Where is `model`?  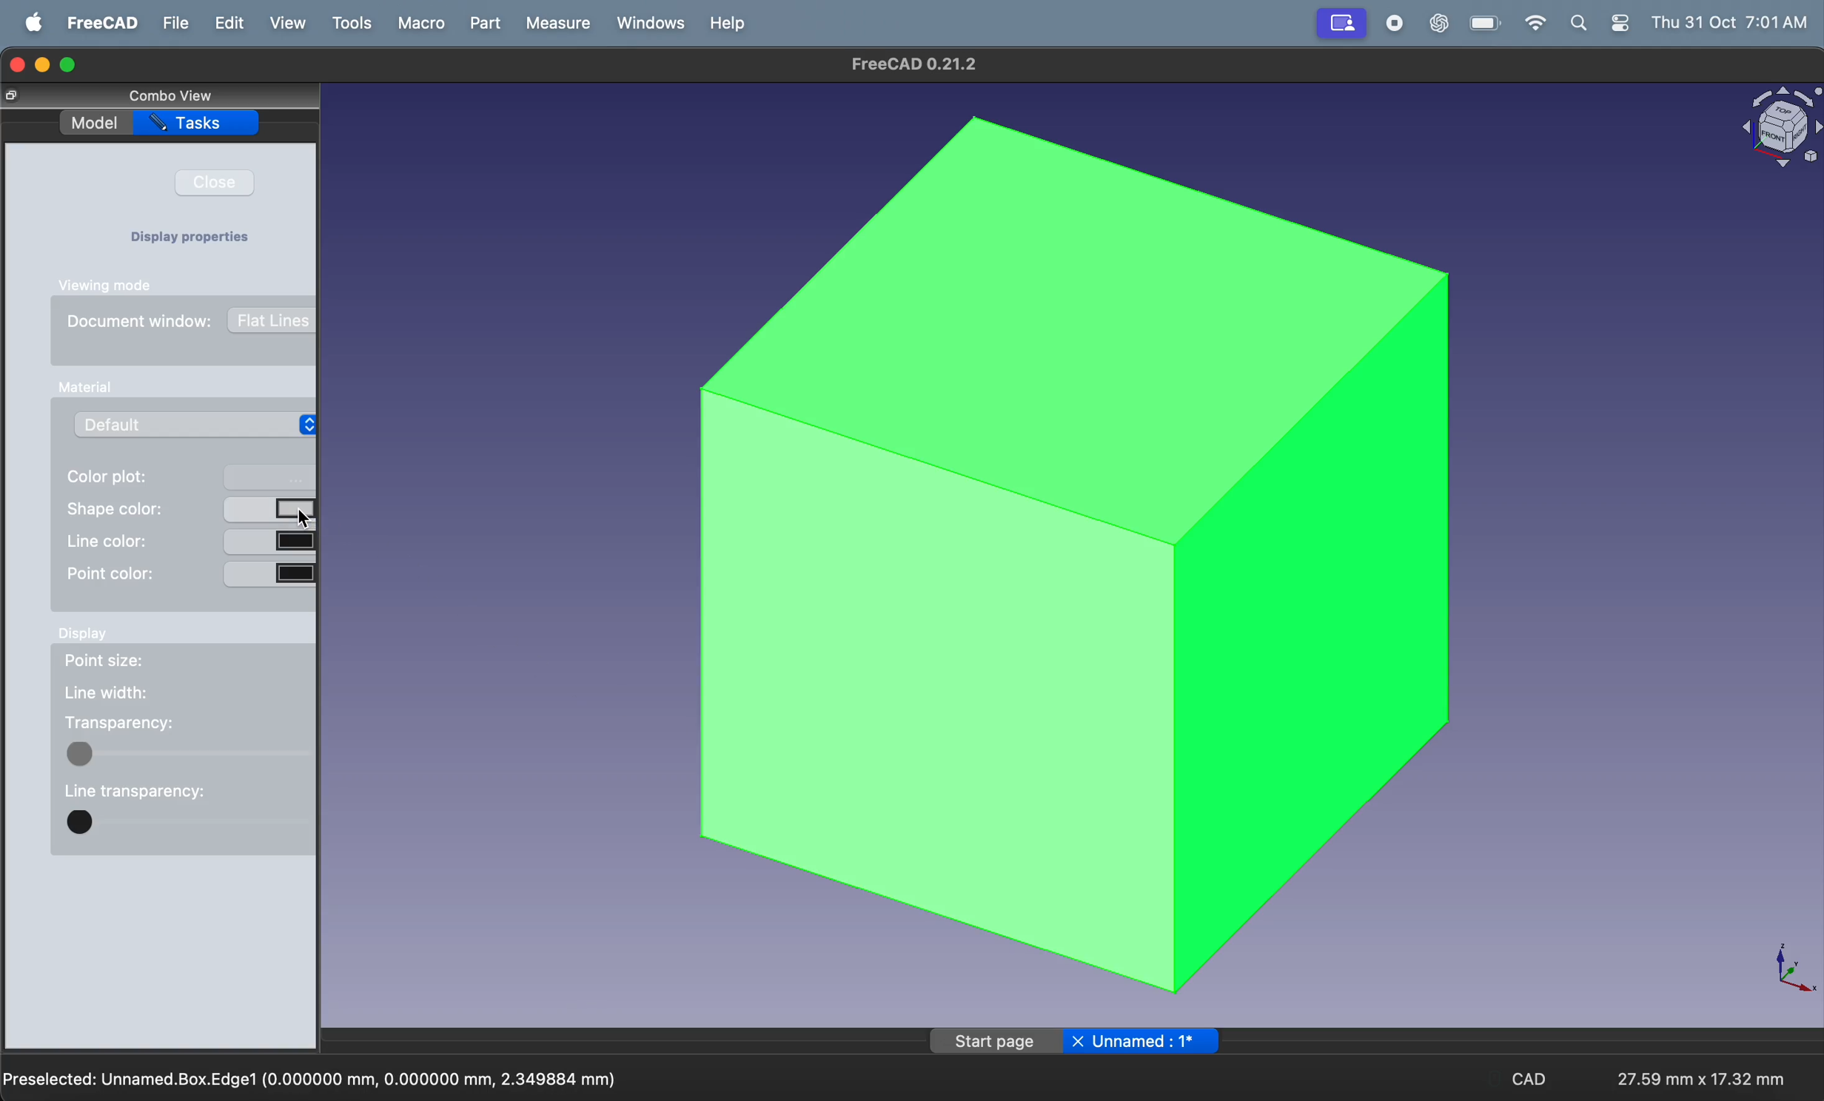
model is located at coordinates (95, 124).